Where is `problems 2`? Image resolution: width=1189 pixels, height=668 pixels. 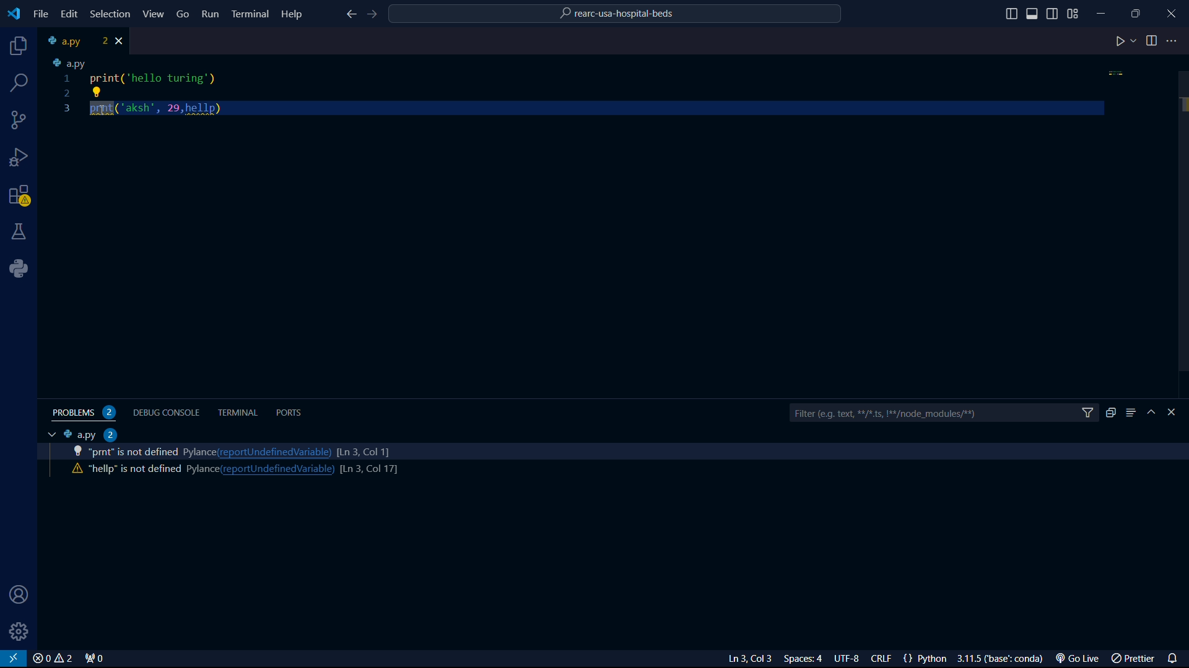 problems 2 is located at coordinates (87, 413).